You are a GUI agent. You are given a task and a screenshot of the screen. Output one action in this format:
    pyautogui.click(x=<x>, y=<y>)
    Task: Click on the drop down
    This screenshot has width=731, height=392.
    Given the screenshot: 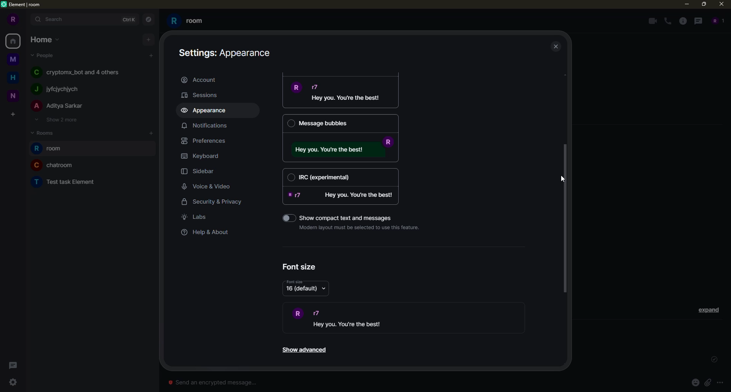 What is the action you would take?
    pyautogui.click(x=324, y=288)
    